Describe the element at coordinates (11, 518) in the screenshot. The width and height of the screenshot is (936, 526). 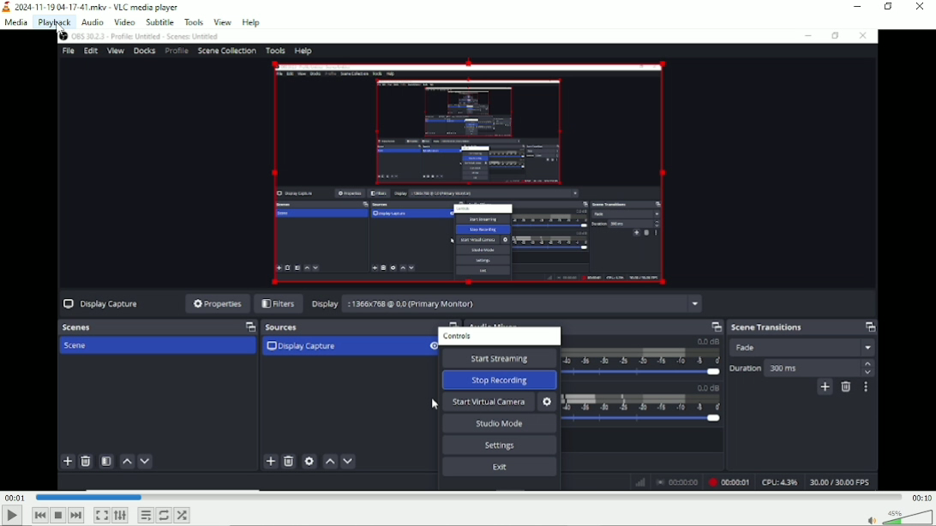
I see `Play` at that location.